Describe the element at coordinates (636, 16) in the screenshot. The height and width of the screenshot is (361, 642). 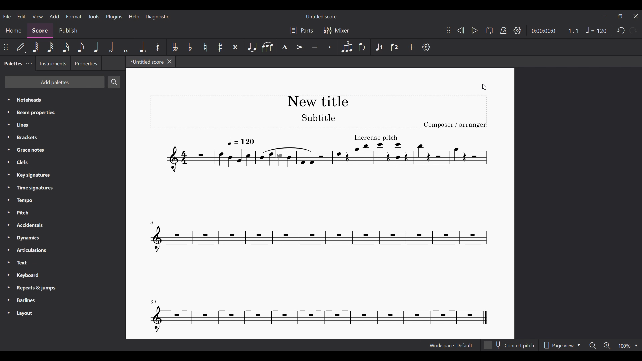
I see `Close interface` at that location.